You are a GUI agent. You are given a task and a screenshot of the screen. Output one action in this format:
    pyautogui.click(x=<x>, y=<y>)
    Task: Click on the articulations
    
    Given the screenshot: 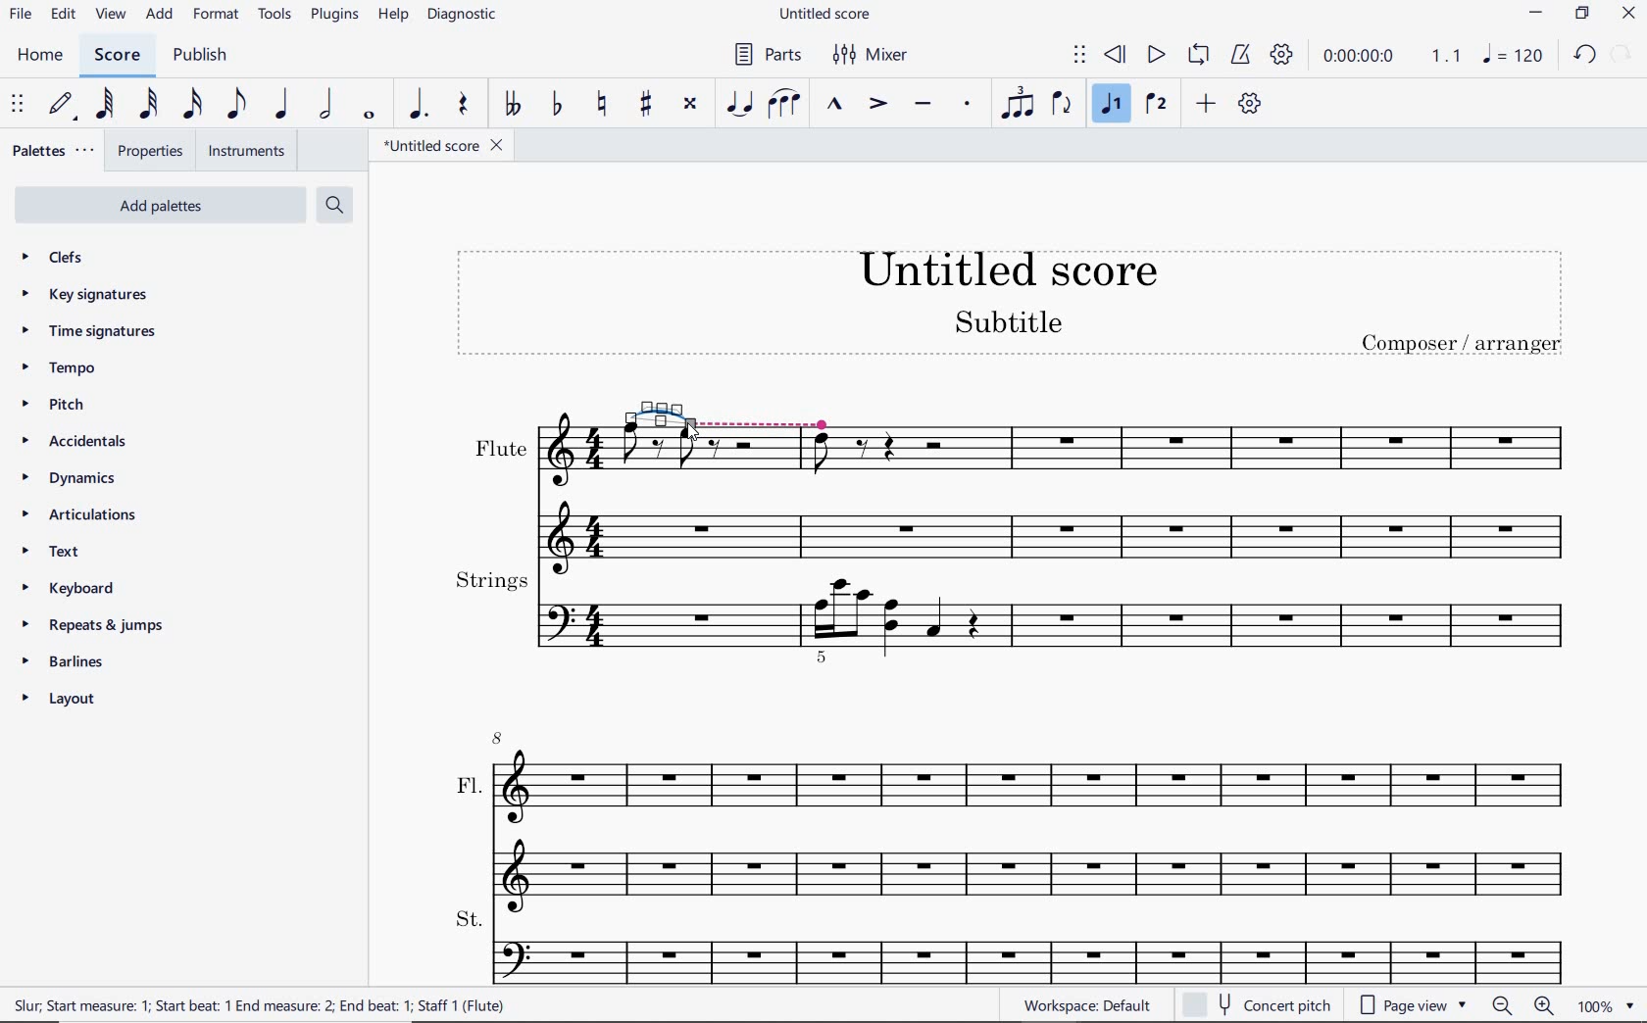 What is the action you would take?
    pyautogui.click(x=80, y=515)
    